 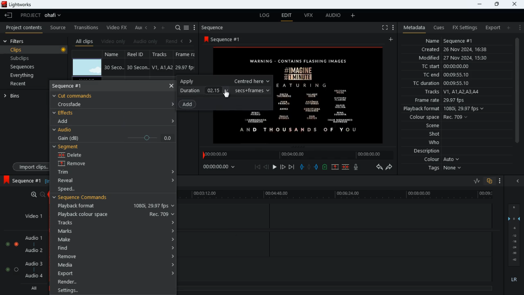 I want to click on render, so click(x=115, y=282).